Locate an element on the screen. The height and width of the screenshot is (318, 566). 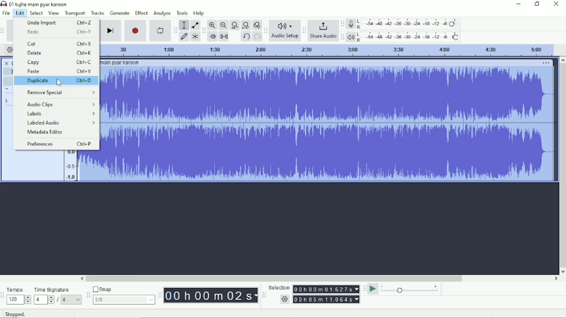
Silence audio selection is located at coordinates (224, 37).